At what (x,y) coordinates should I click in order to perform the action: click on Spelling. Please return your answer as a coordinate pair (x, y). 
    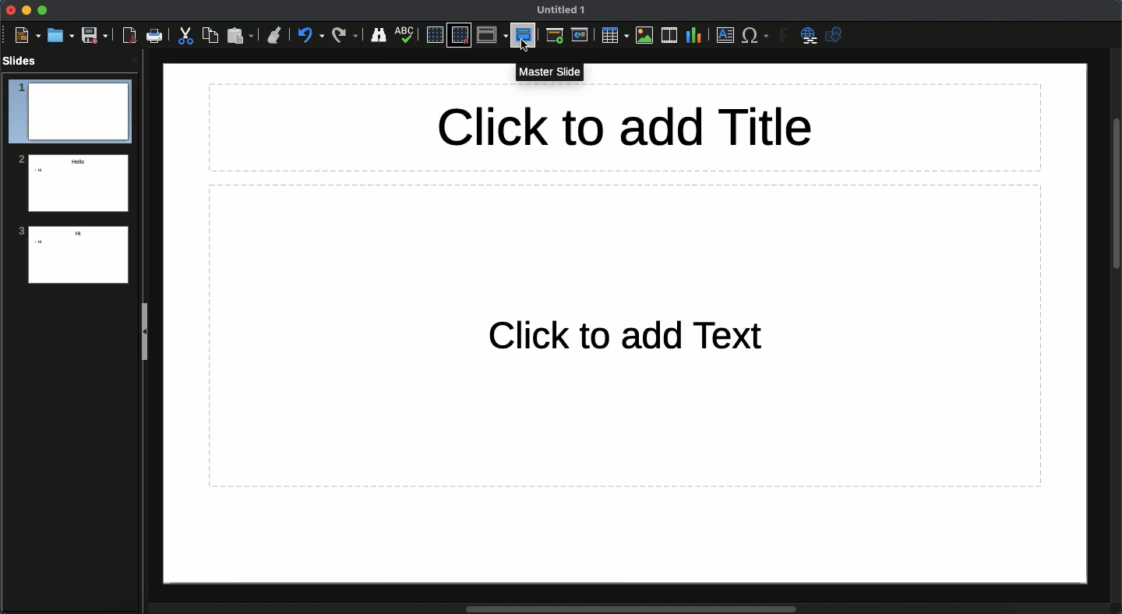
    Looking at the image, I should click on (407, 34).